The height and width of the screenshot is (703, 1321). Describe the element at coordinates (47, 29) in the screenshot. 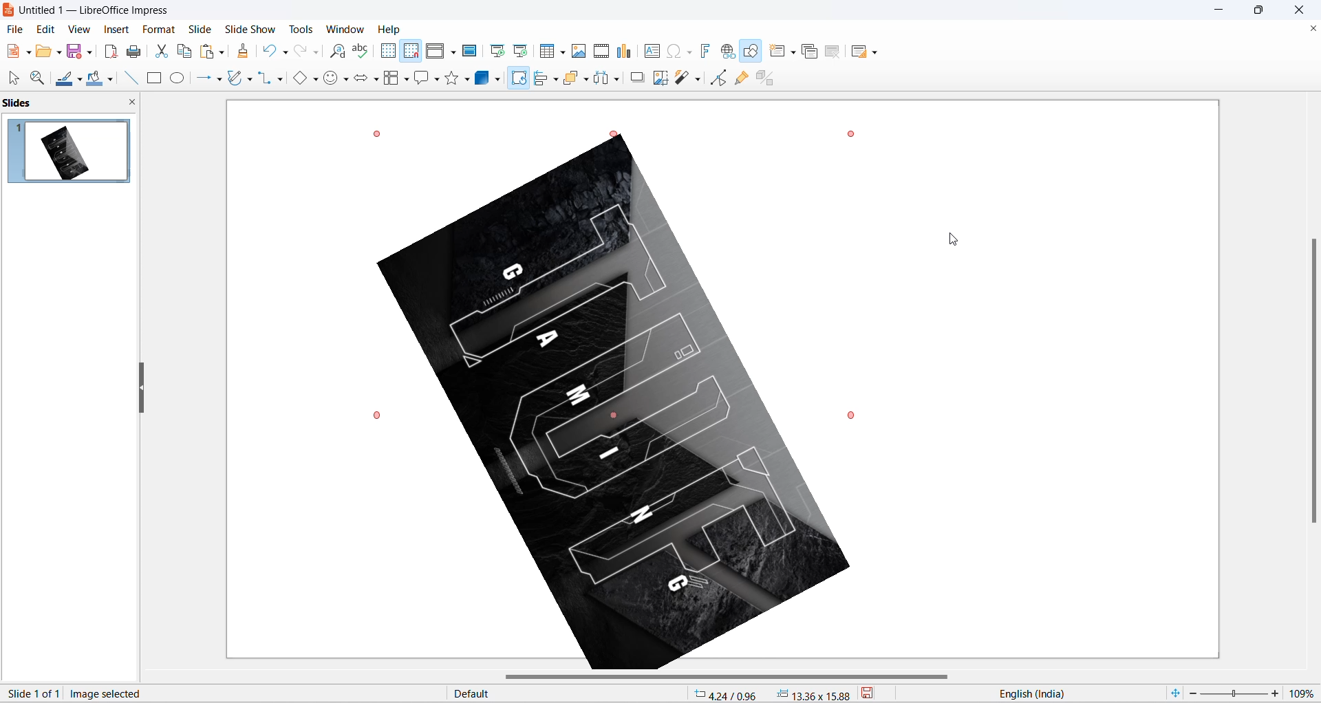

I see `edit` at that location.